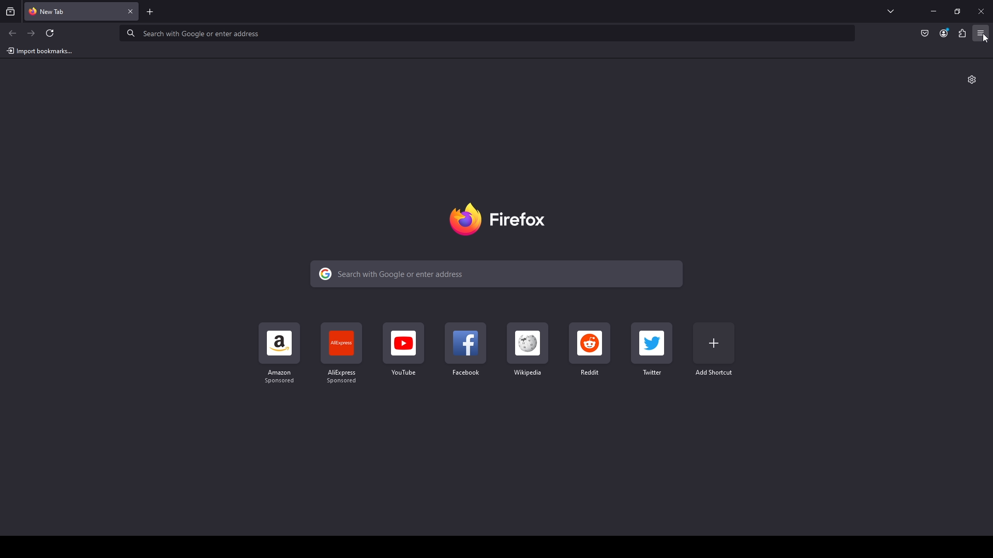 Image resolution: width=993 pixels, height=558 pixels. I want to click on Forward, so click(32, 33).